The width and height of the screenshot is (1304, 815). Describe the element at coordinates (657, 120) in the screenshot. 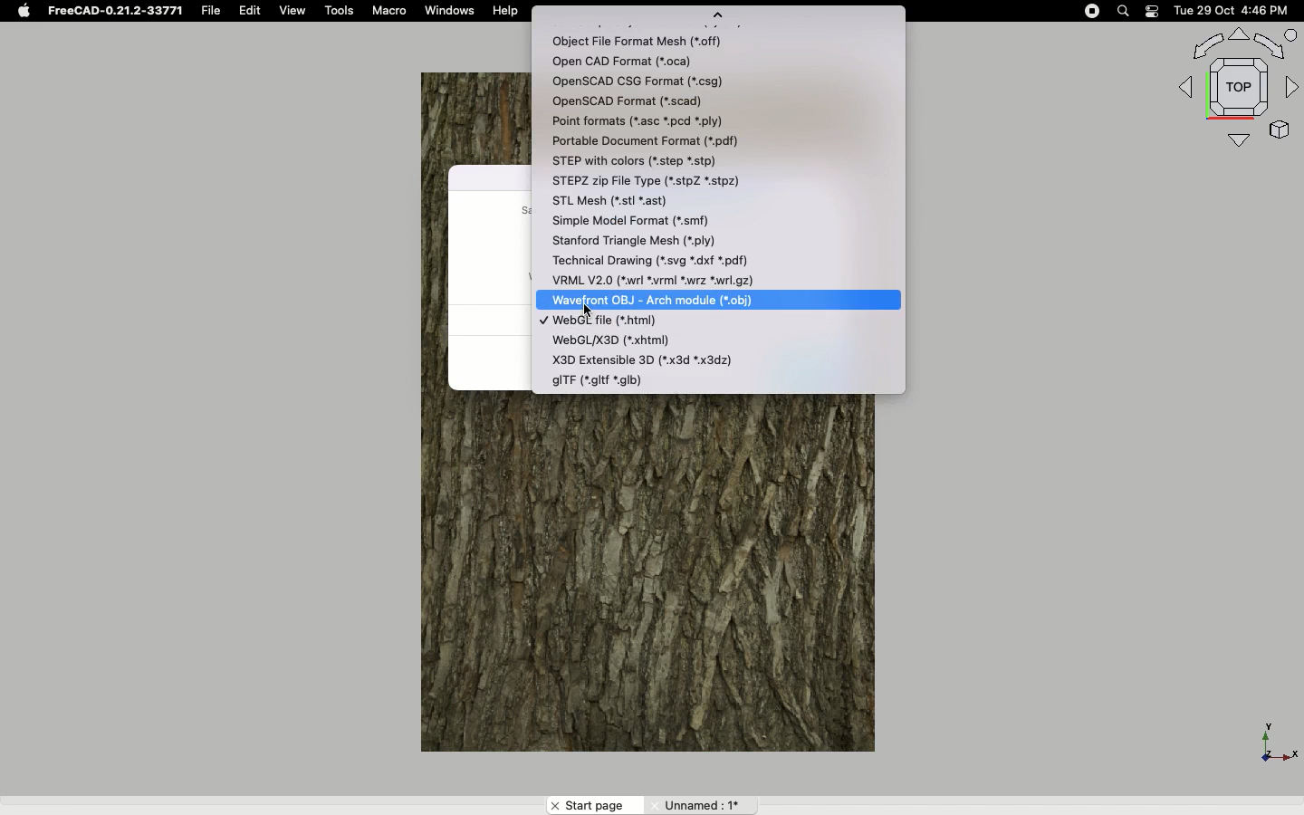

I see `Point formats (*.asc*.pcd*.ply)` at that location.